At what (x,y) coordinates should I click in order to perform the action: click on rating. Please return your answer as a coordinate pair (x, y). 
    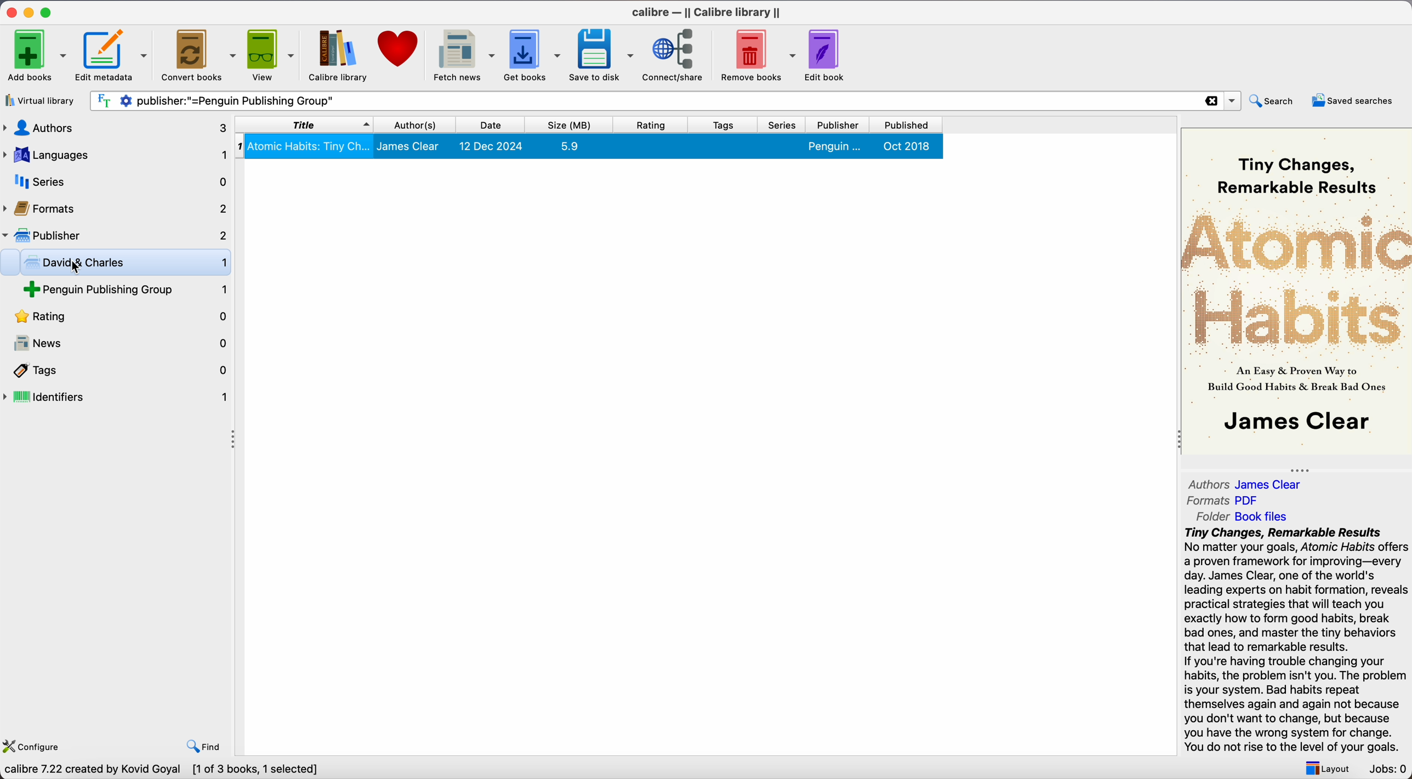
    Looking at the image, I should click on (117, 318).